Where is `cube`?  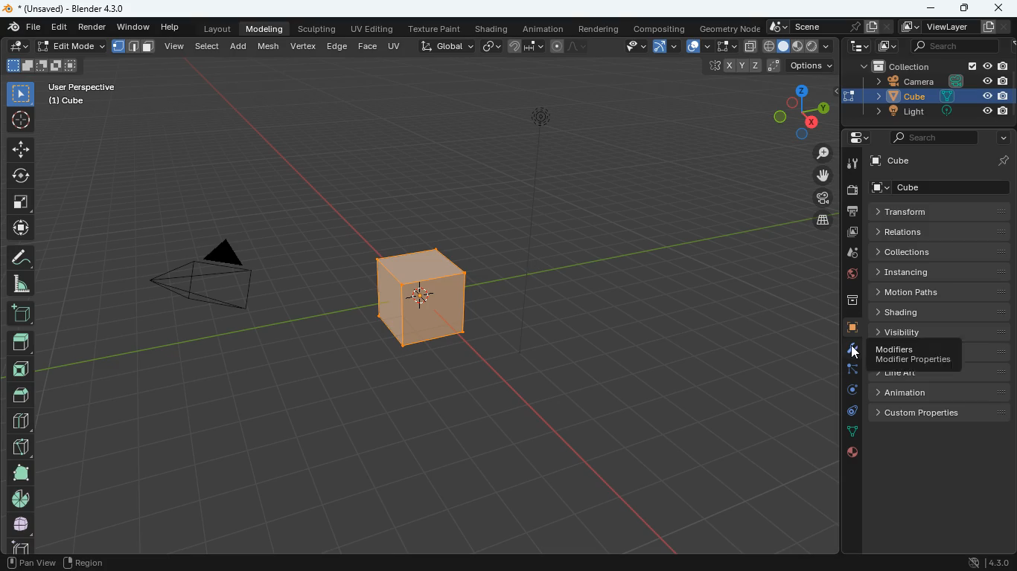
cube is located at coordinates (945, 187).